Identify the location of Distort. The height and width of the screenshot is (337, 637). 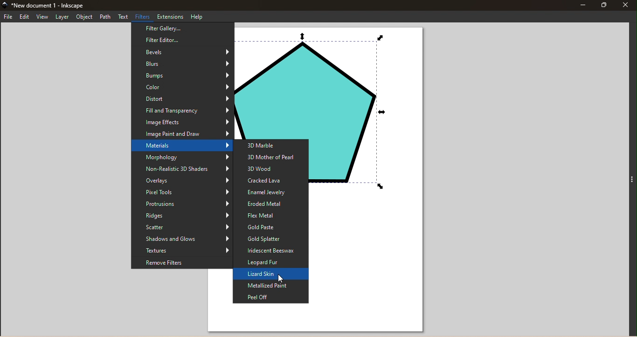
(181, 99).